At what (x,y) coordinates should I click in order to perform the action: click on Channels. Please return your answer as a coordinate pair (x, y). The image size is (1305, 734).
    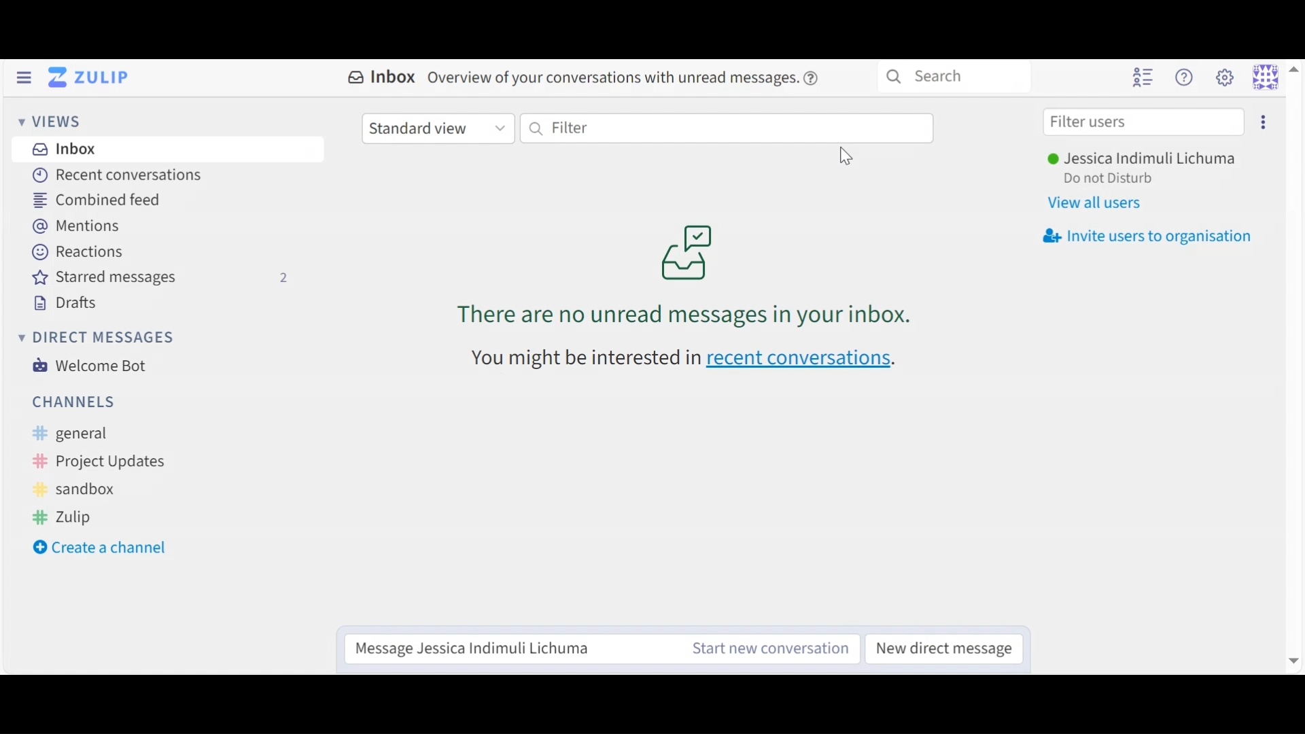
    Looking at the image, I should click on (74, 401).